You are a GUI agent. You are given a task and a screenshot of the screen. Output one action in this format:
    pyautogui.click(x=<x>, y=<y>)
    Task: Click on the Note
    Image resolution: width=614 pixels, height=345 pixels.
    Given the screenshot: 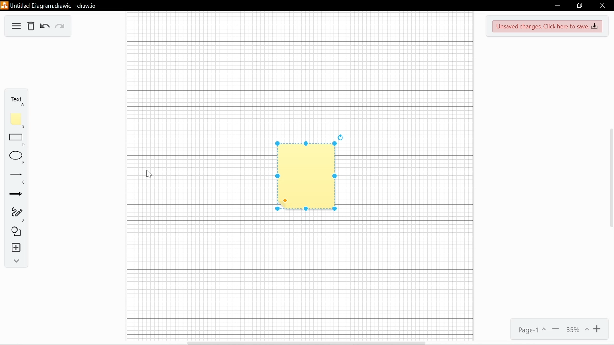 What is the action you would take?
    pyautogui.click(x=13, y=118)
    